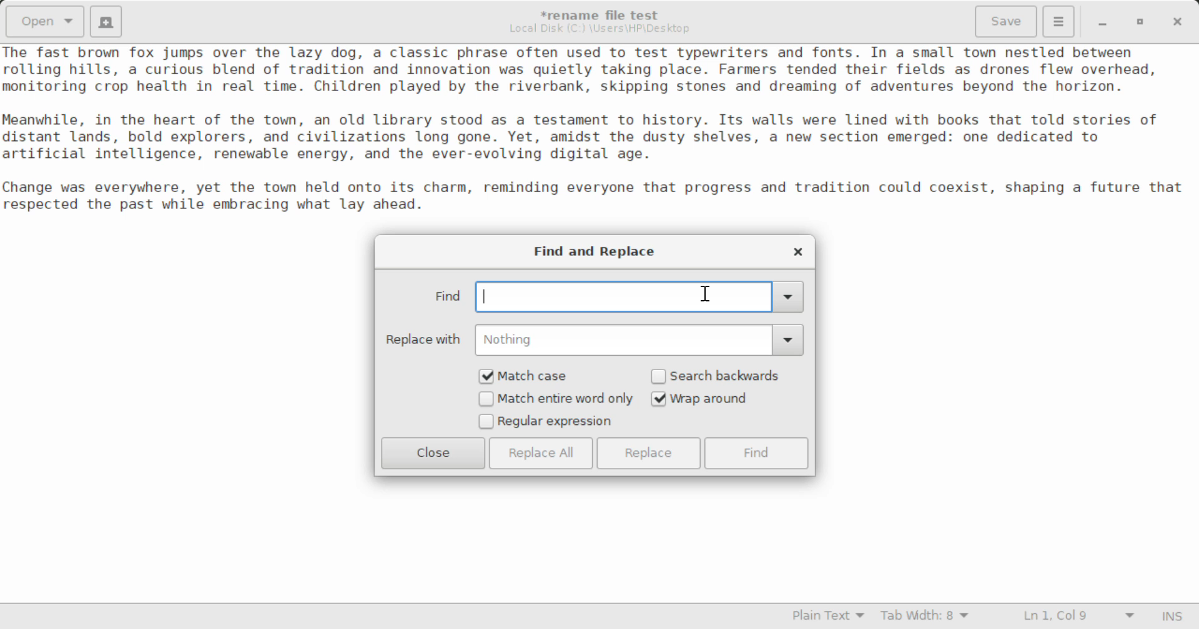 This screenshot has width=1199, height=629. Describe the element at coordinates (546, 422) in the screenshot. I see `Regular expression ` at that location.